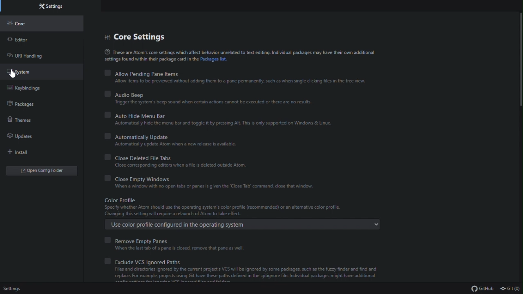 This screenshot has width=523, height=294. What do you see at coordinates (177, 137) in the screenshot?
I see `Automatically update` at bounding box center [177, 137].